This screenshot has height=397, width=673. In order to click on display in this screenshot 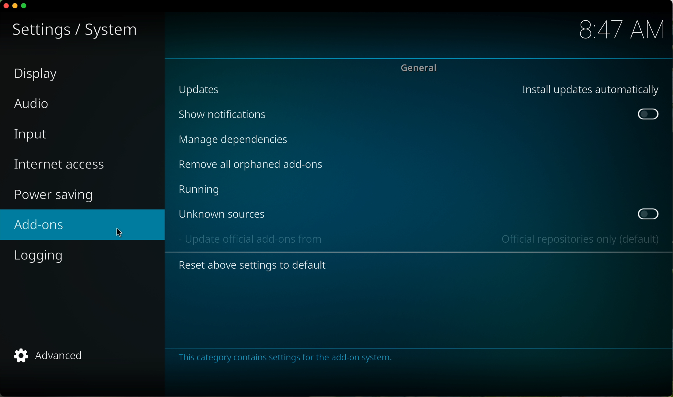, I will do `click(36, 75)`.